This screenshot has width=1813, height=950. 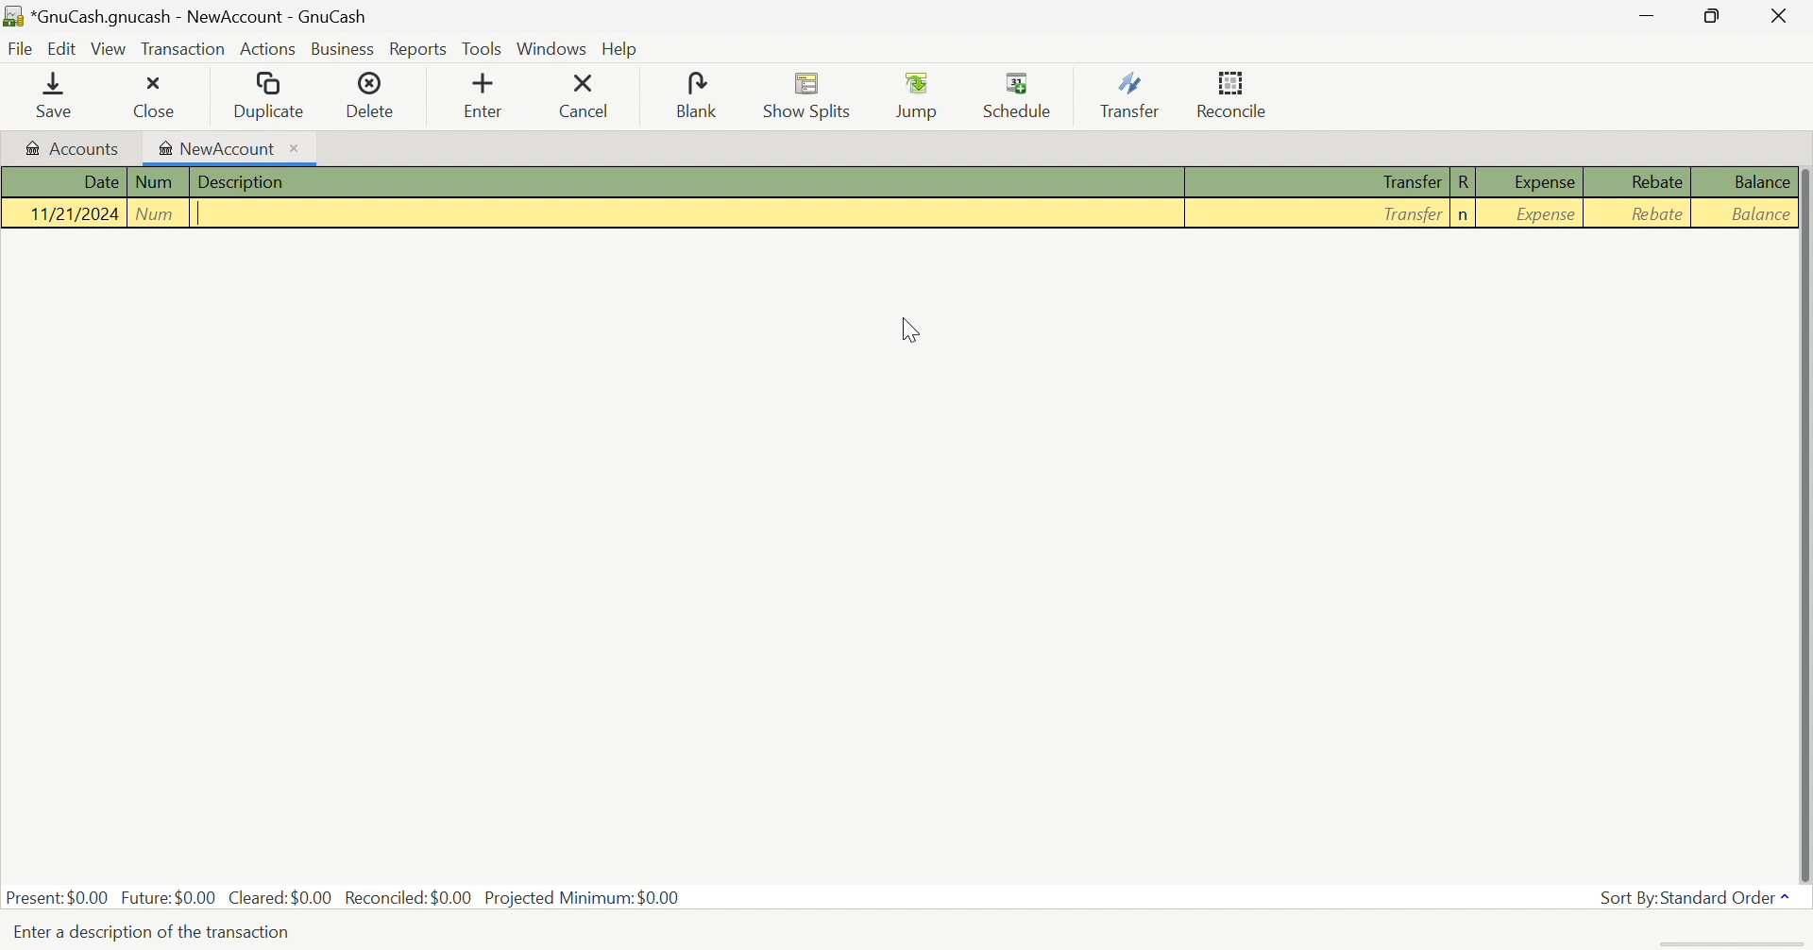 I want to click on Duplicate, so click(x=268, y=97).